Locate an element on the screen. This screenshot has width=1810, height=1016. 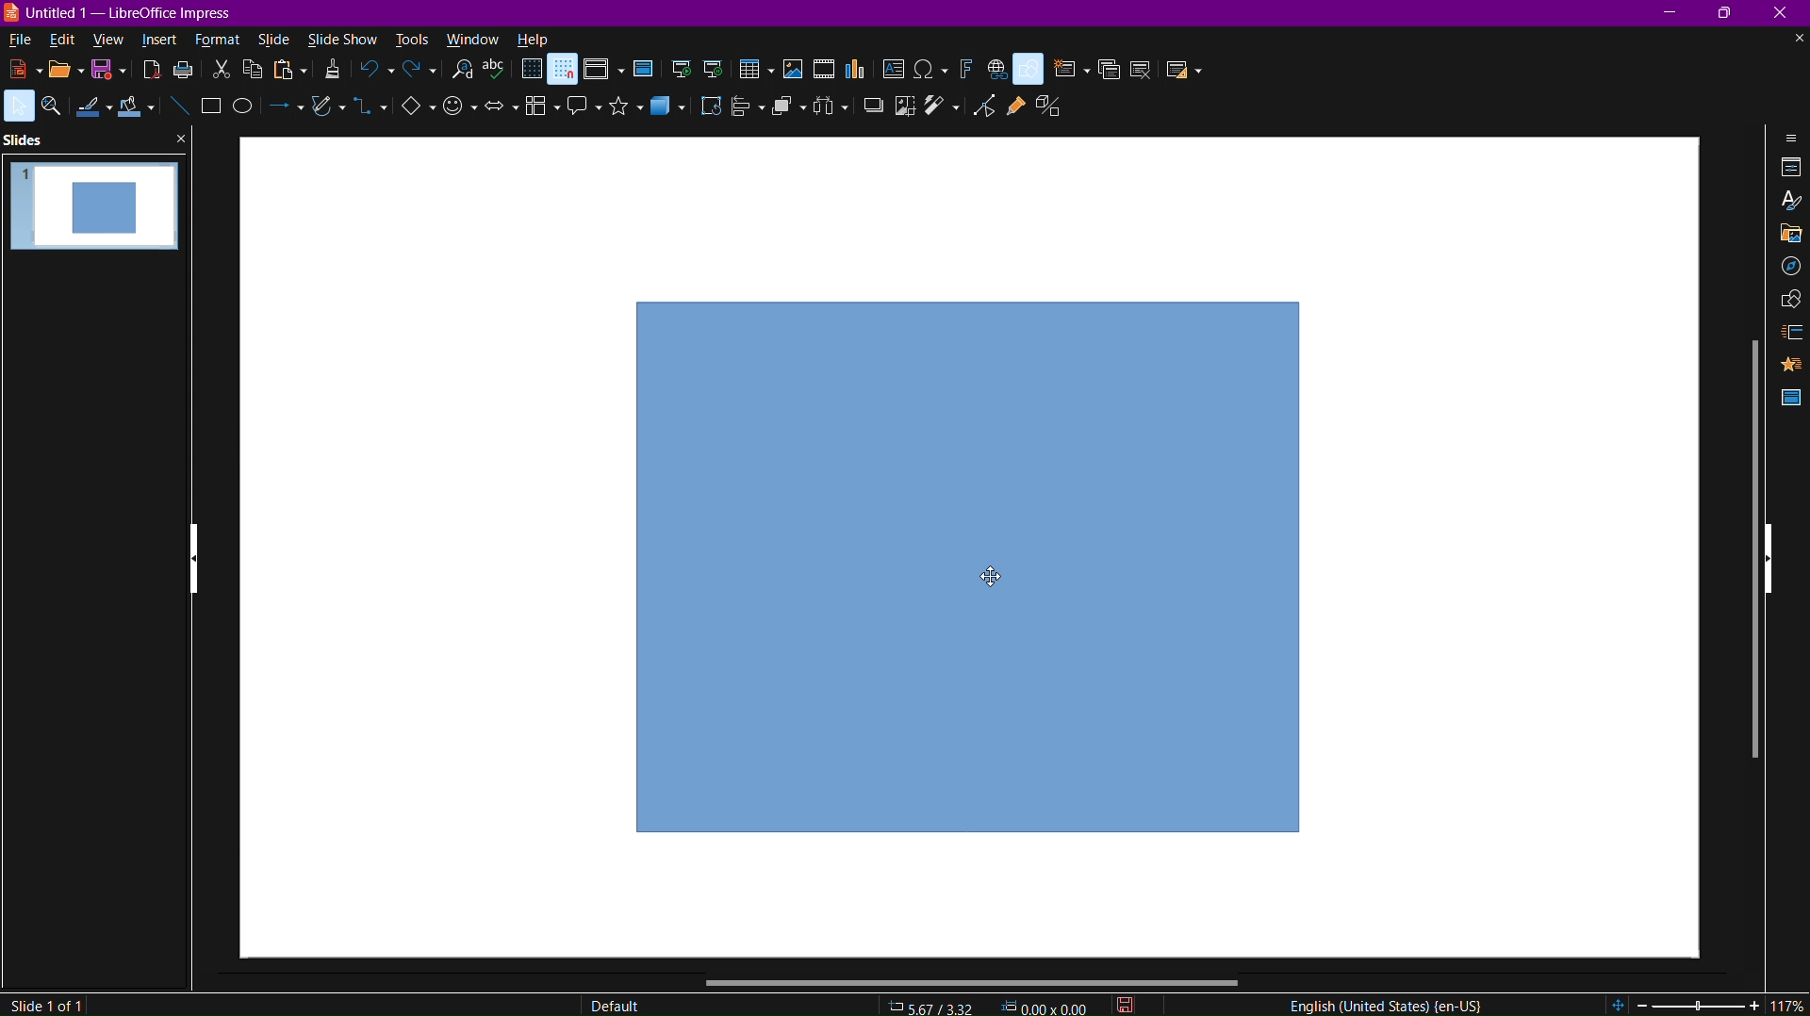
Show Gluepoint Function is located at coordinates (1015, 106).